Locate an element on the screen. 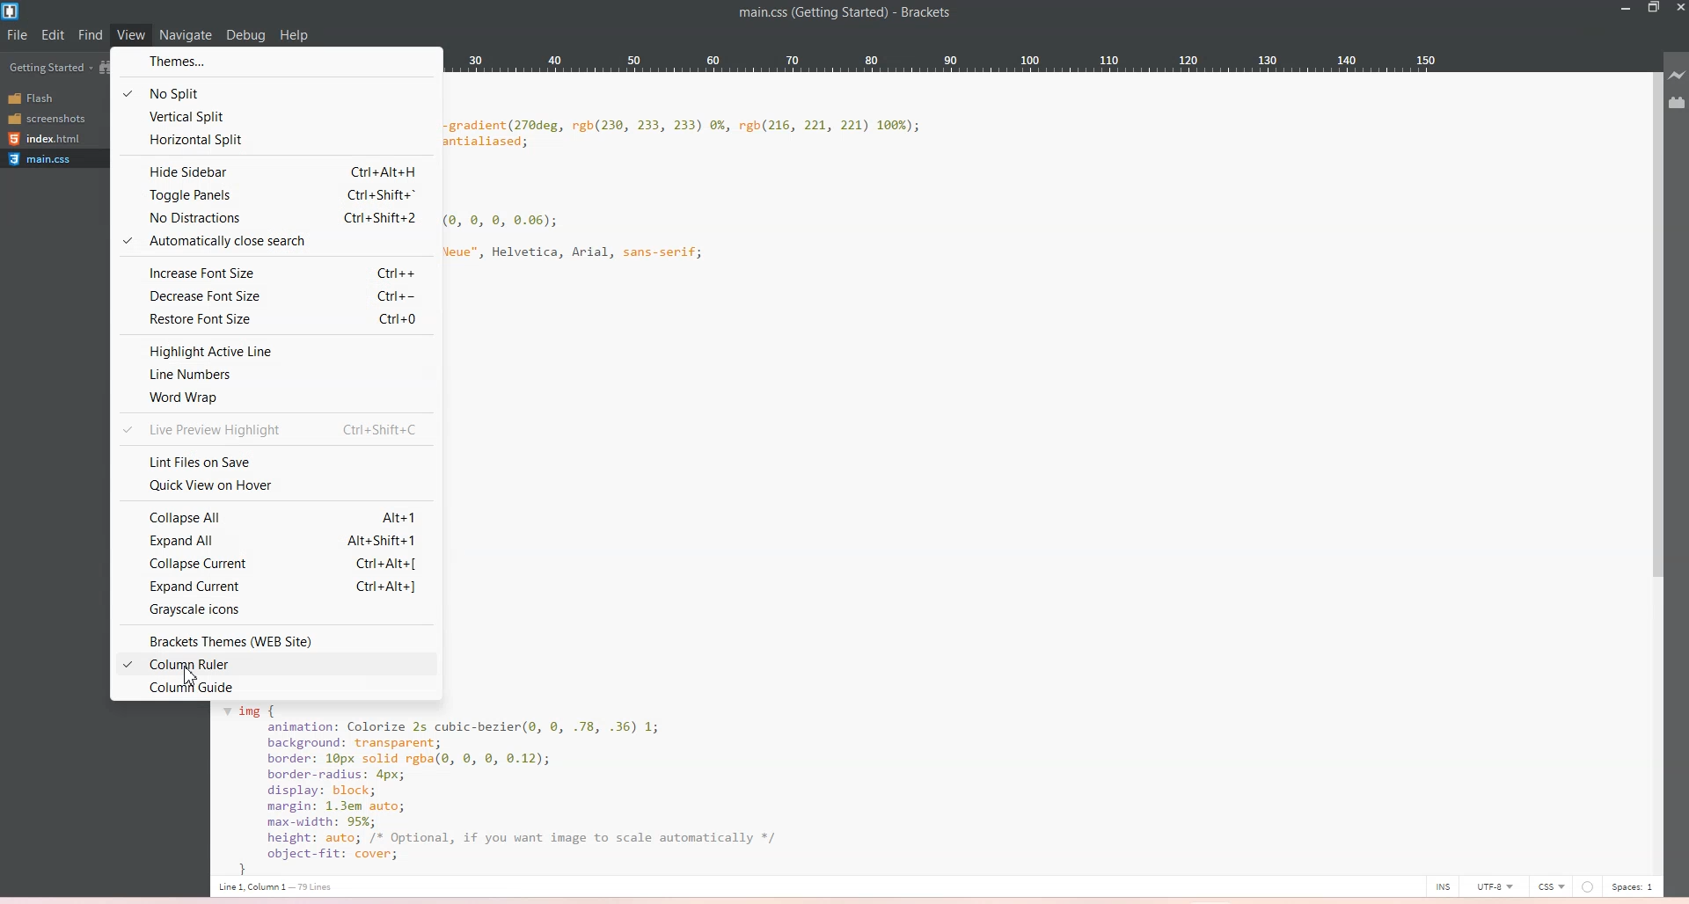  Column Guide is located at coordinates (277, 691).